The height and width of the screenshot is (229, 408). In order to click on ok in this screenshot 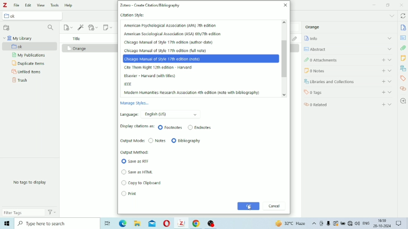, I will do `click(34, 16)`.